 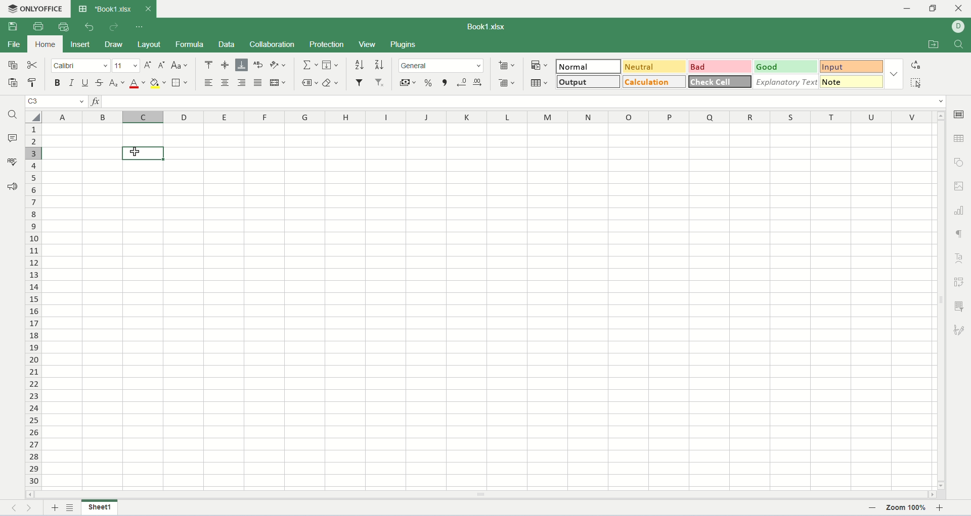 I want to click on font name, so click(x=81, y=66).